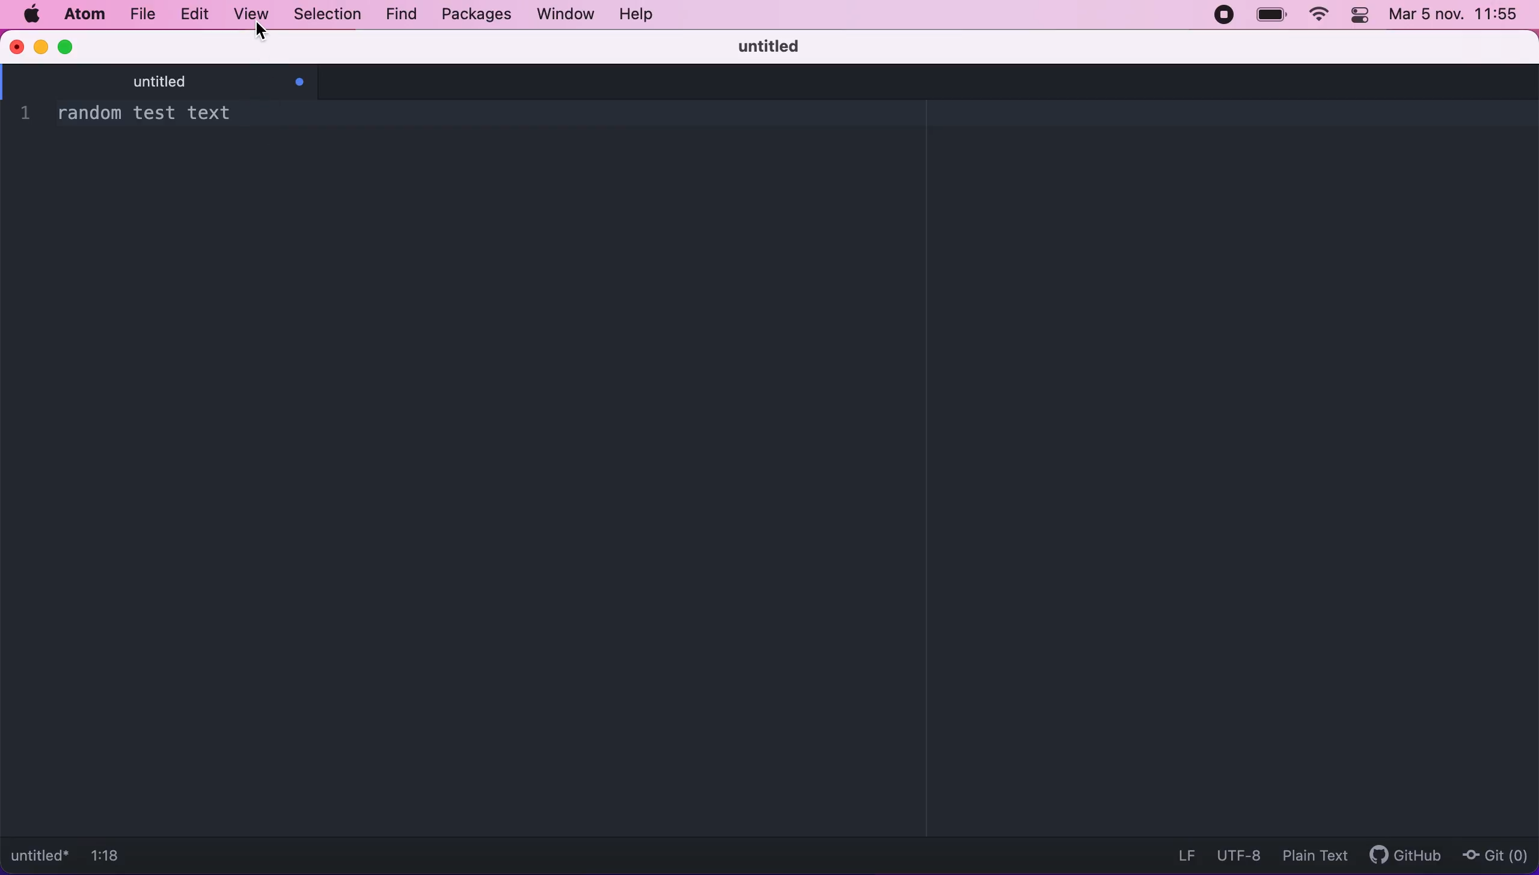 The width and height of the screenshot is (1539, 875). I want to click on mac logo, so click(32, 13).